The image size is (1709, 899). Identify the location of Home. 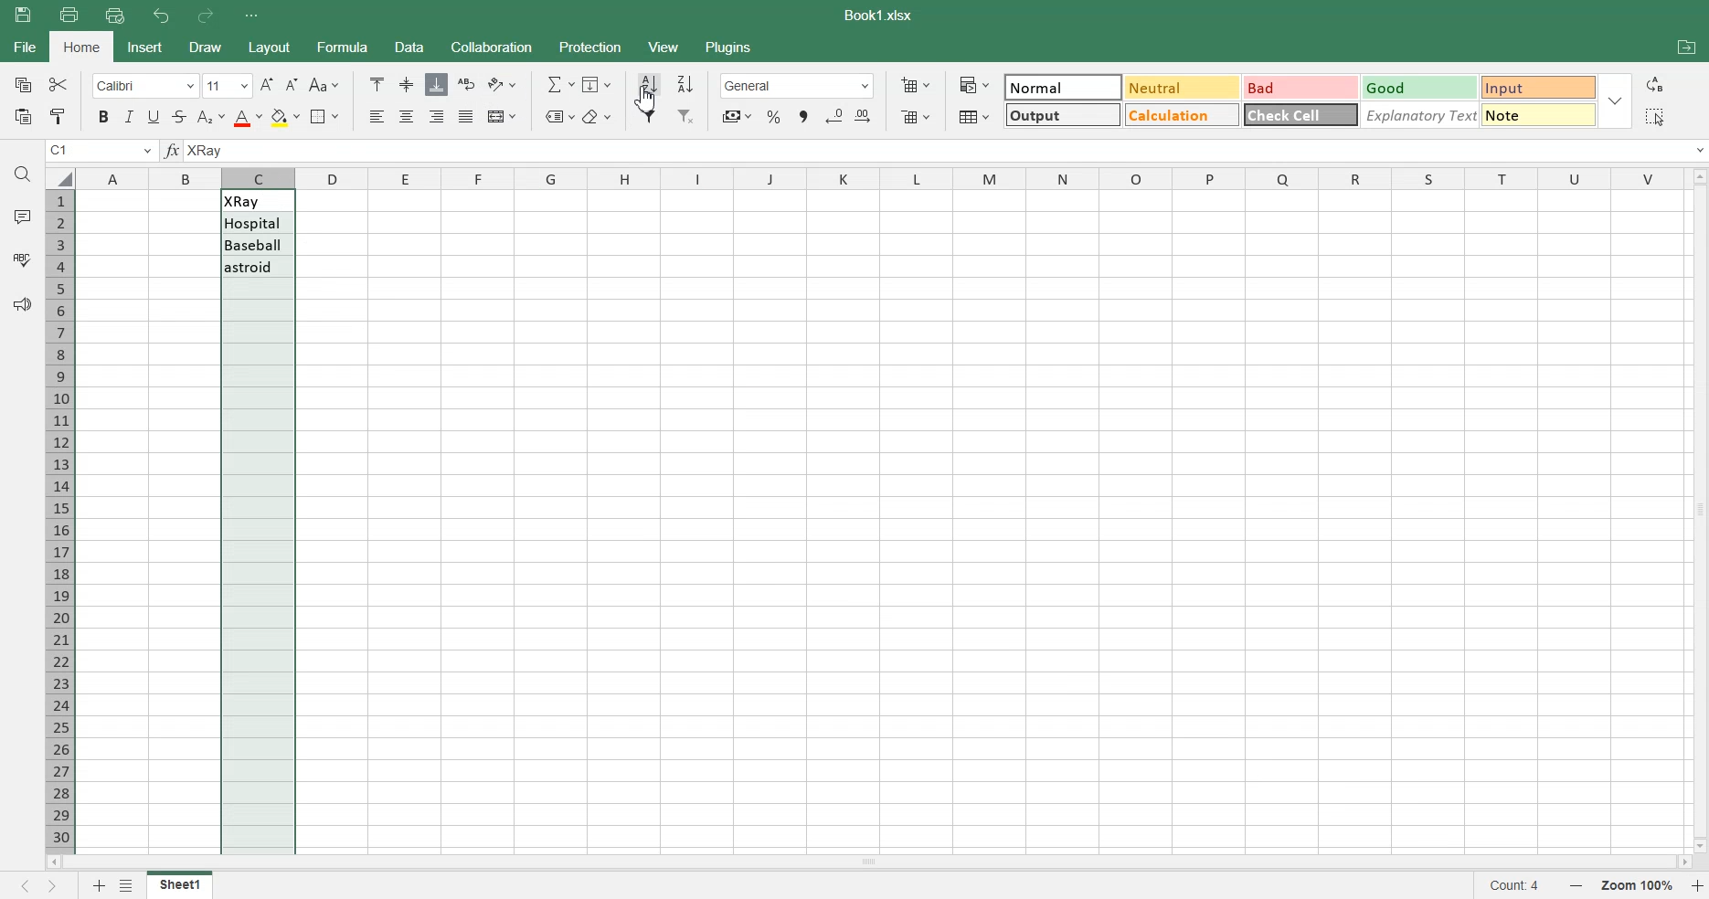
(83, 47).